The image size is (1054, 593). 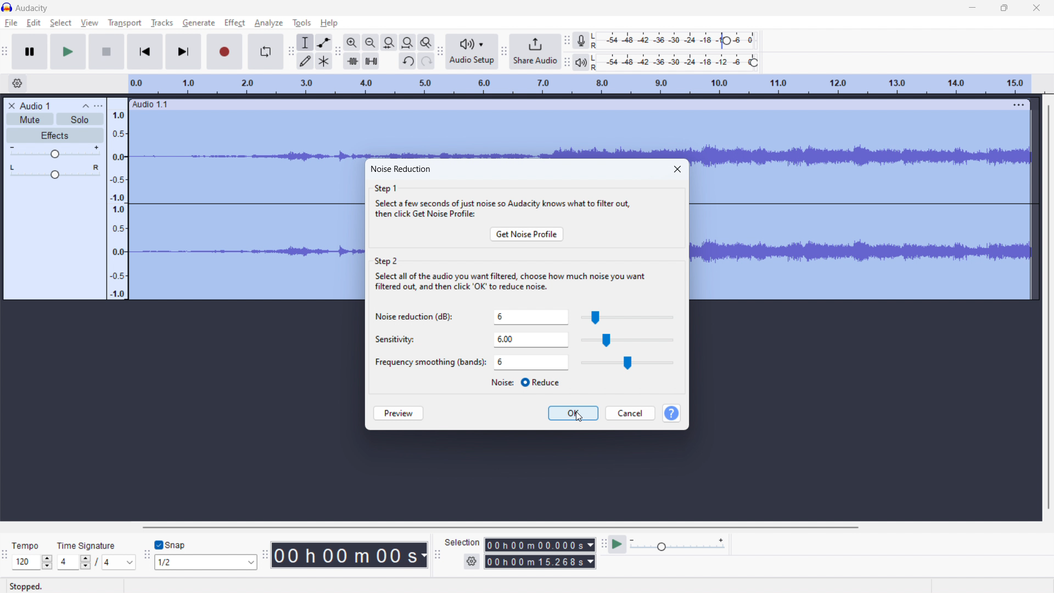 What do you see at coordinates (463, 542) in the screenshot?
I see `Selection` at bounding box center [463, 542].